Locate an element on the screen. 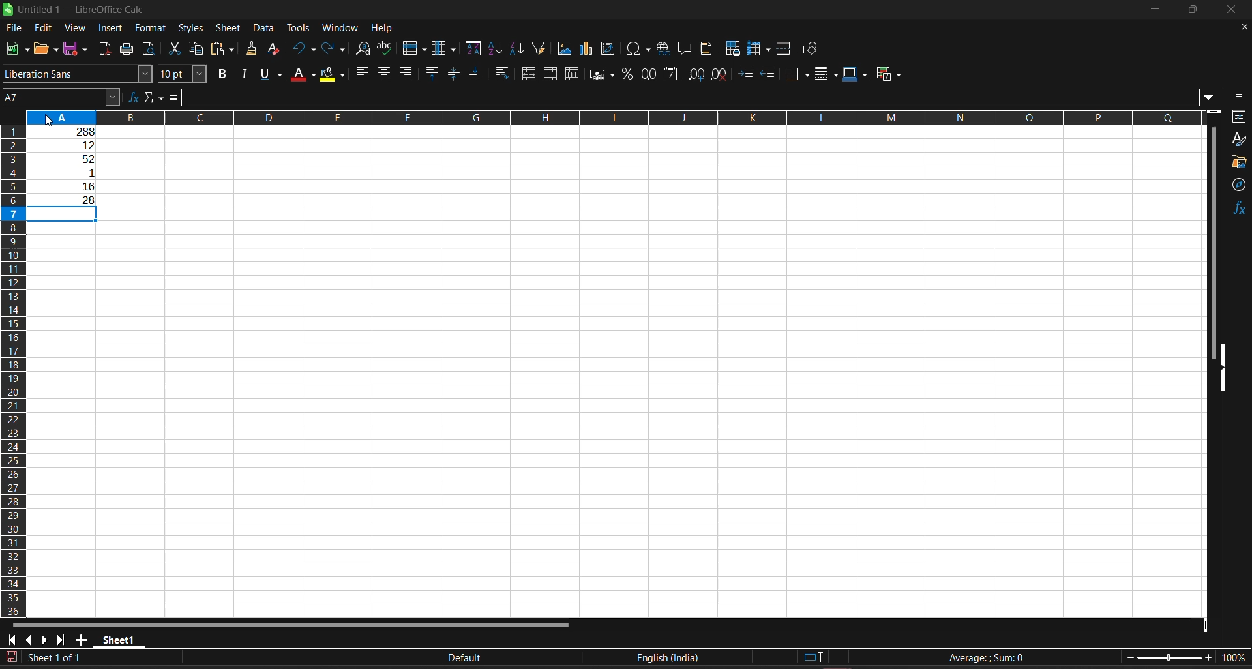 The width and height of the screenshot is (1252, 669). function wizard is located at coordinates (132, 97).